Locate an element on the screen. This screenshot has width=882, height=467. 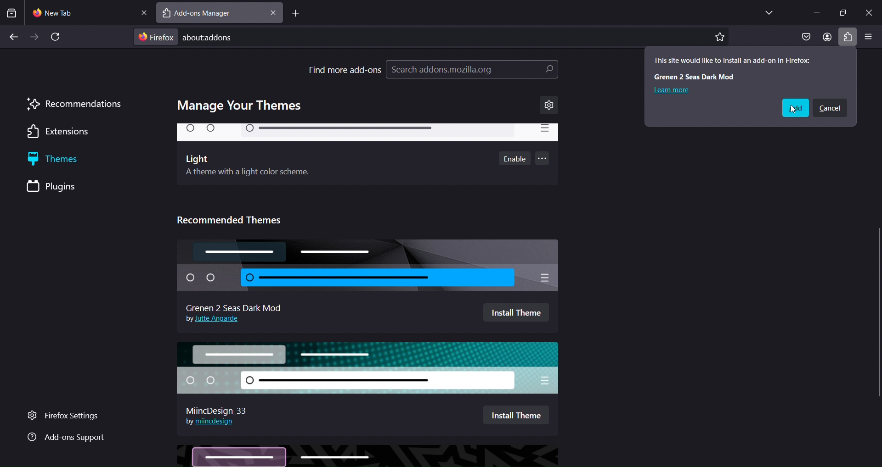
recommended themes is located at coordinates (235, 218).